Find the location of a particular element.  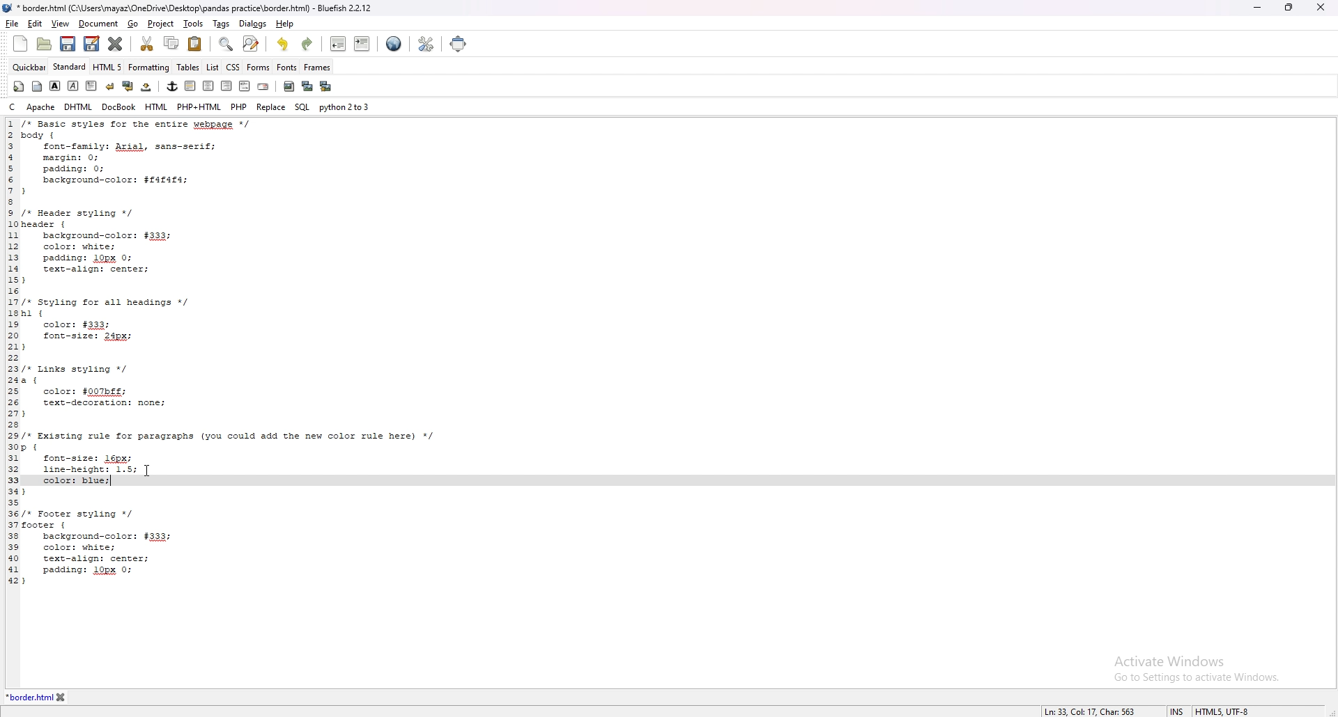

edit is located at coordinates (36, 23).